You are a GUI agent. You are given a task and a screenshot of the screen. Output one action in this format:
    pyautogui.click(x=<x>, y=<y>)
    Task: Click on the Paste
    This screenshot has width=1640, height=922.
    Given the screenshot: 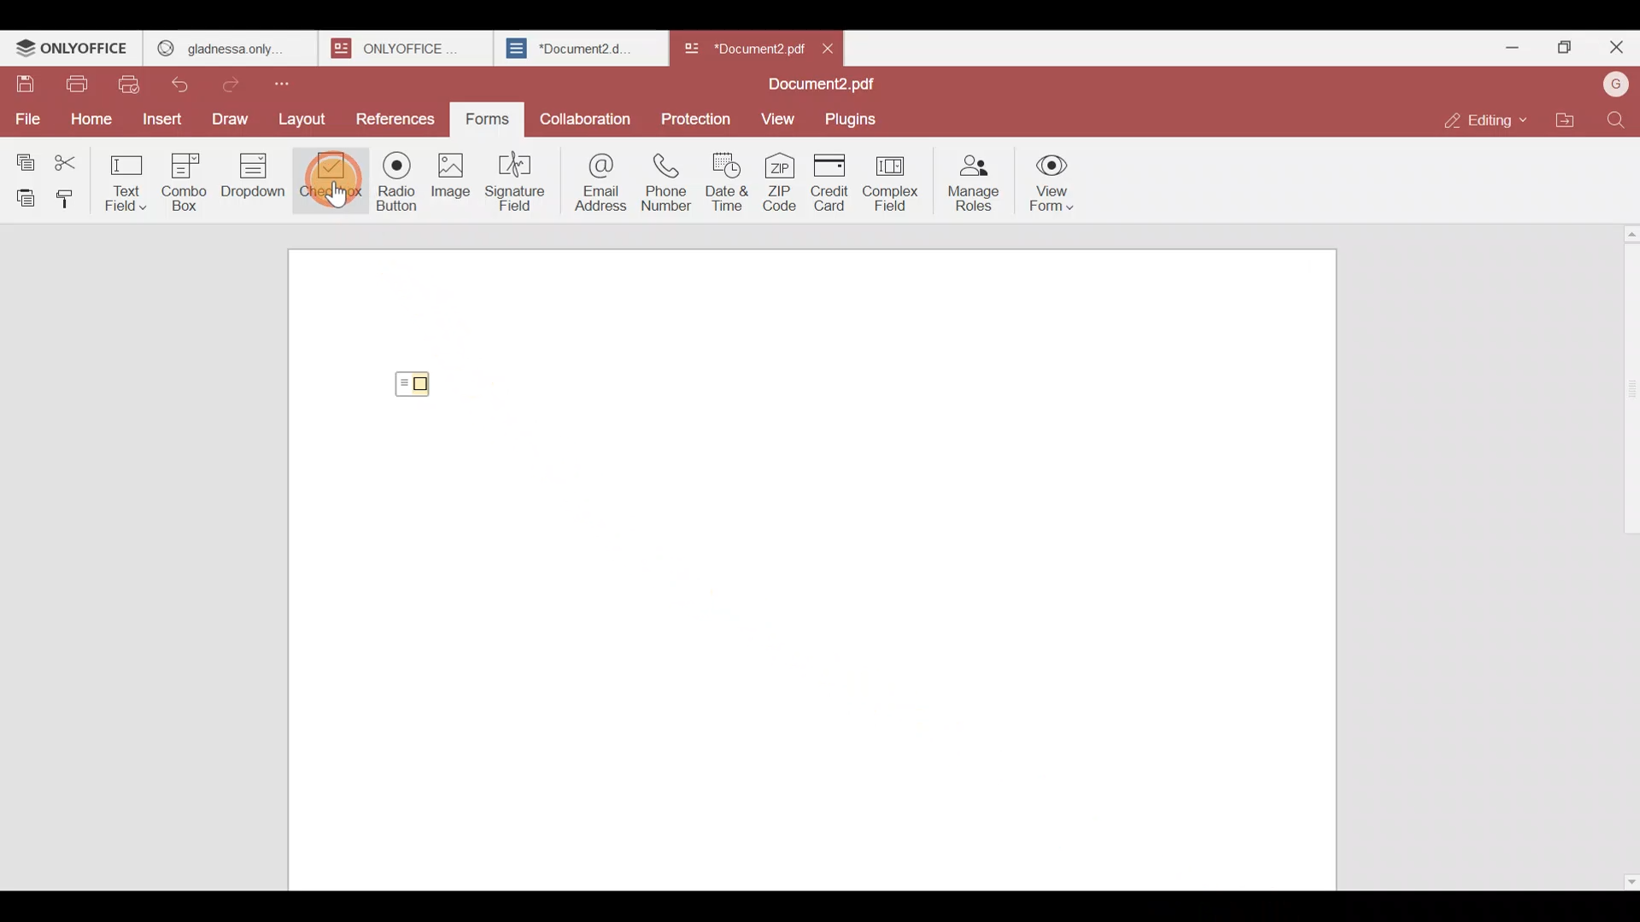 What is the action you would take?
    pyautogui.click(x=22, y=196)
    